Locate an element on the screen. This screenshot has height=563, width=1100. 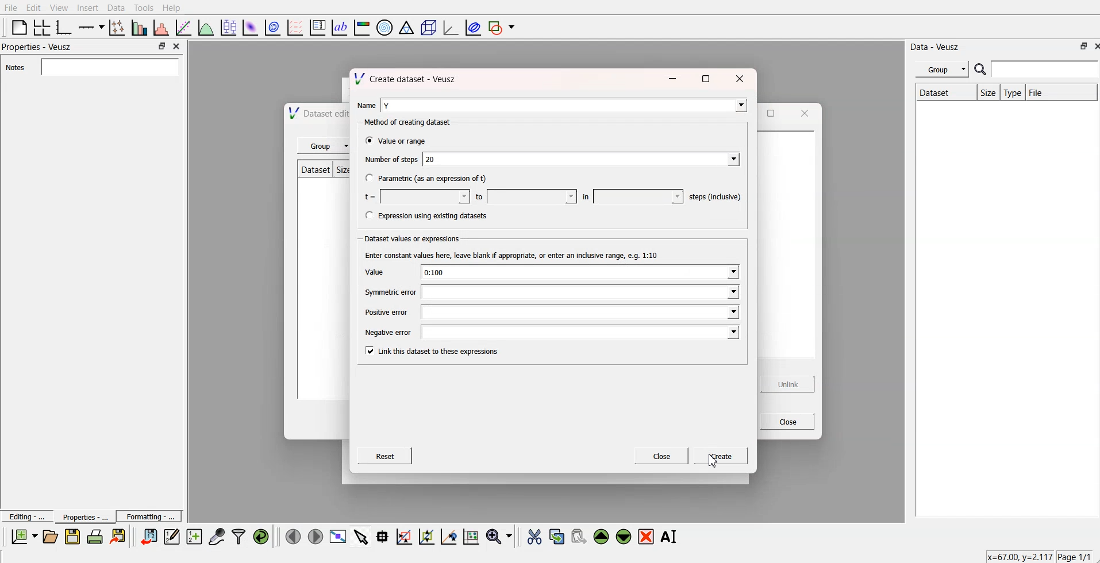
plot covariance ellipses is located at coordinates (471, 26).